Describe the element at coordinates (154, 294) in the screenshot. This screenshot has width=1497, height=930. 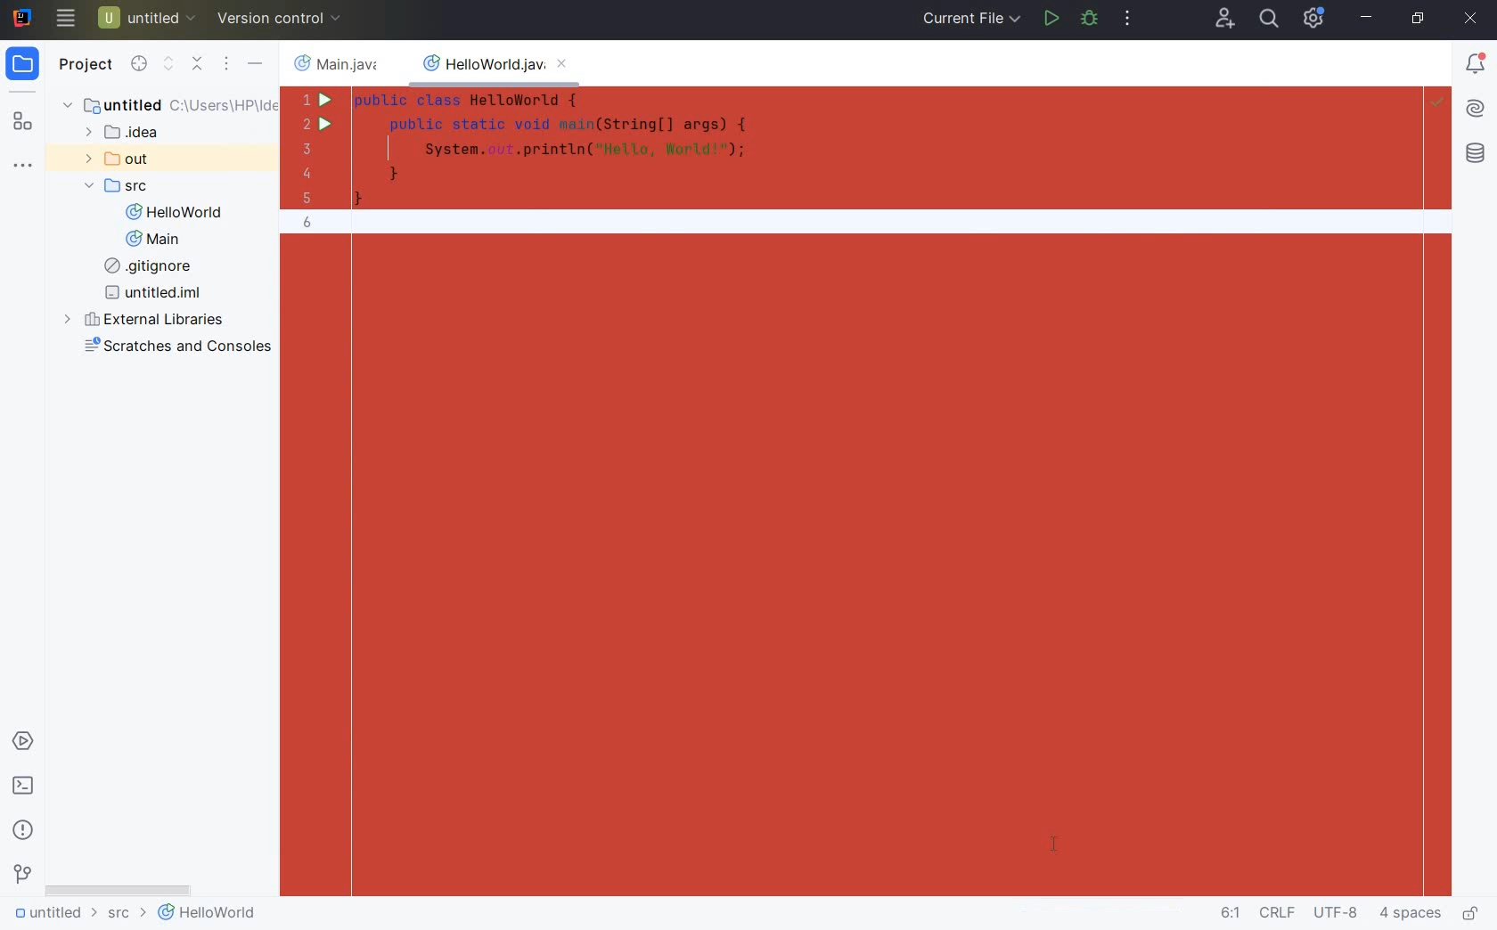
I see `untitled` at that location.